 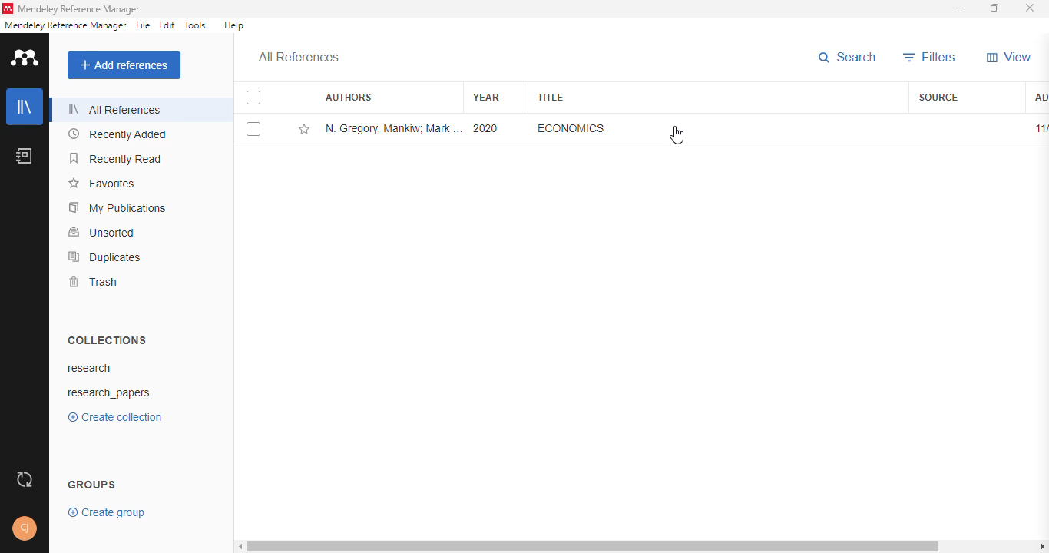 I want to click on file, so click(x=144, y=25).